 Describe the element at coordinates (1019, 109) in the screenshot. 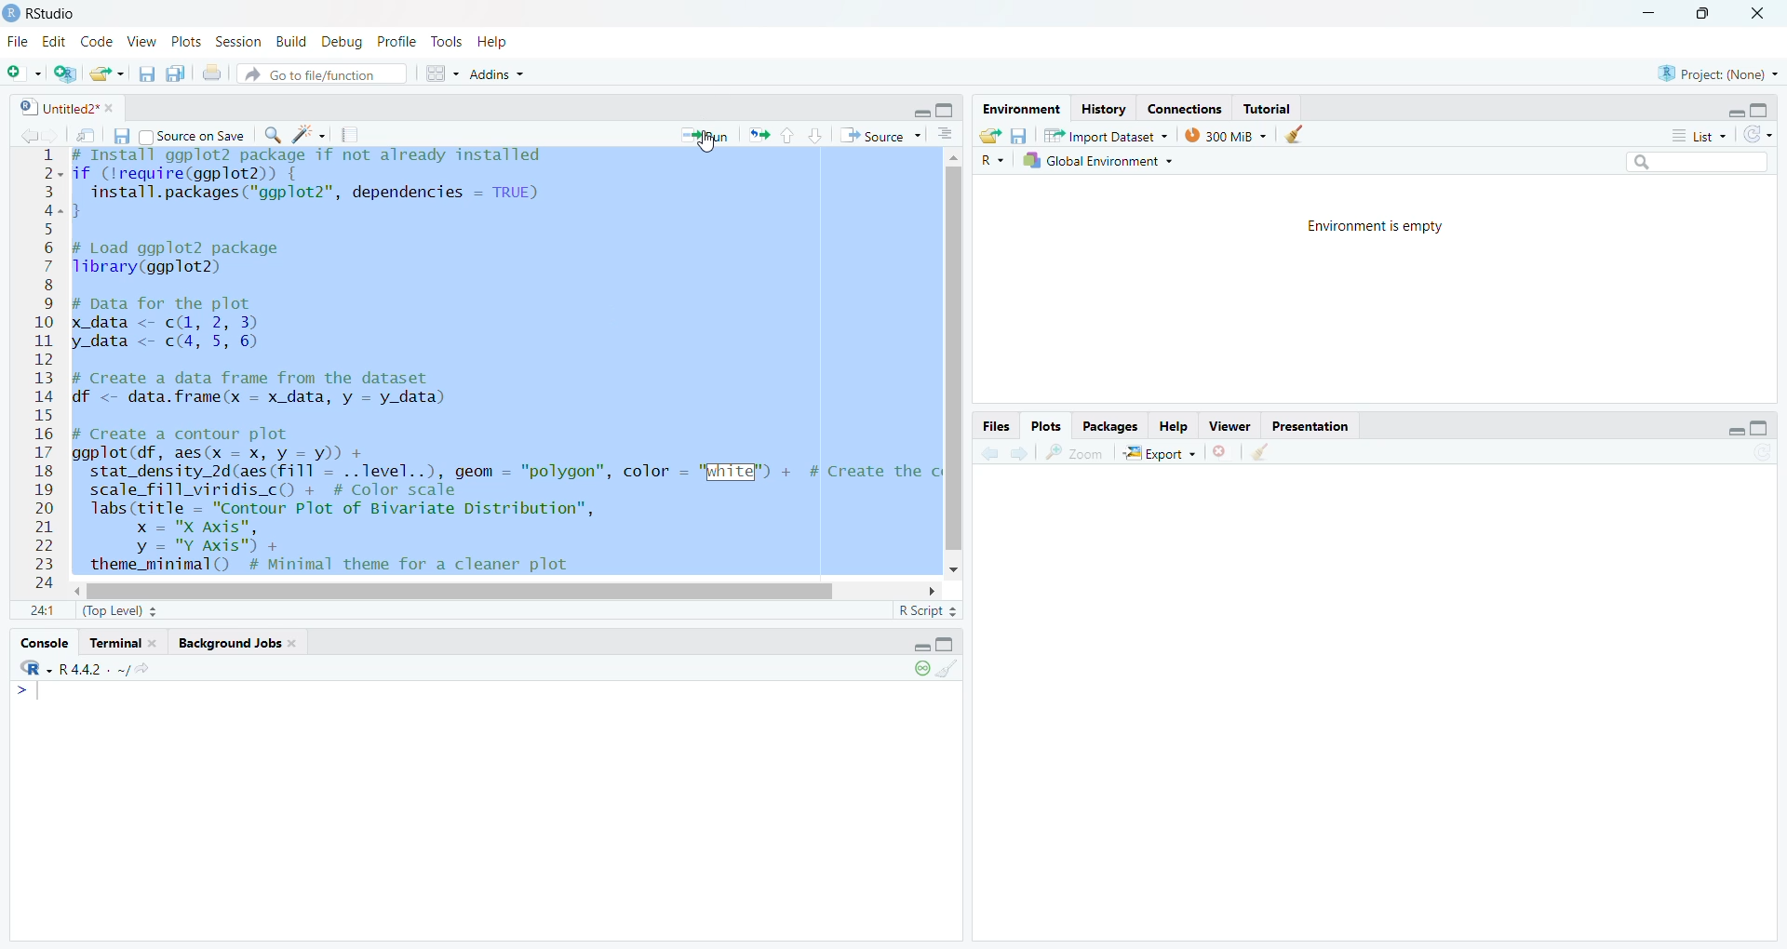

I see `Environment` at that location.